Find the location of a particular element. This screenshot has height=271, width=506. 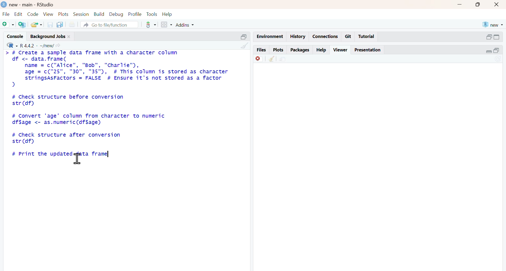

> # Create a sample data frame with a character columndf <- data.frame(name = c("Alice", "Bob", "Charlie"),age = c("25", "30", "35"), # This column is stored as characterstringsAsFactors = FALSE # Ensure it's not stored as a factor)# Check structure before conversionstr (df)# Convert 'age' column from character to numericdf$age <- as.numeric(df$age)# Check structure after conversionstr (df)# Print the updated data frame is located at coordinates (118, 106).